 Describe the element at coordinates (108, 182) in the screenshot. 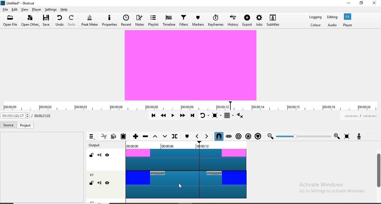

I see `Hide` at that location.